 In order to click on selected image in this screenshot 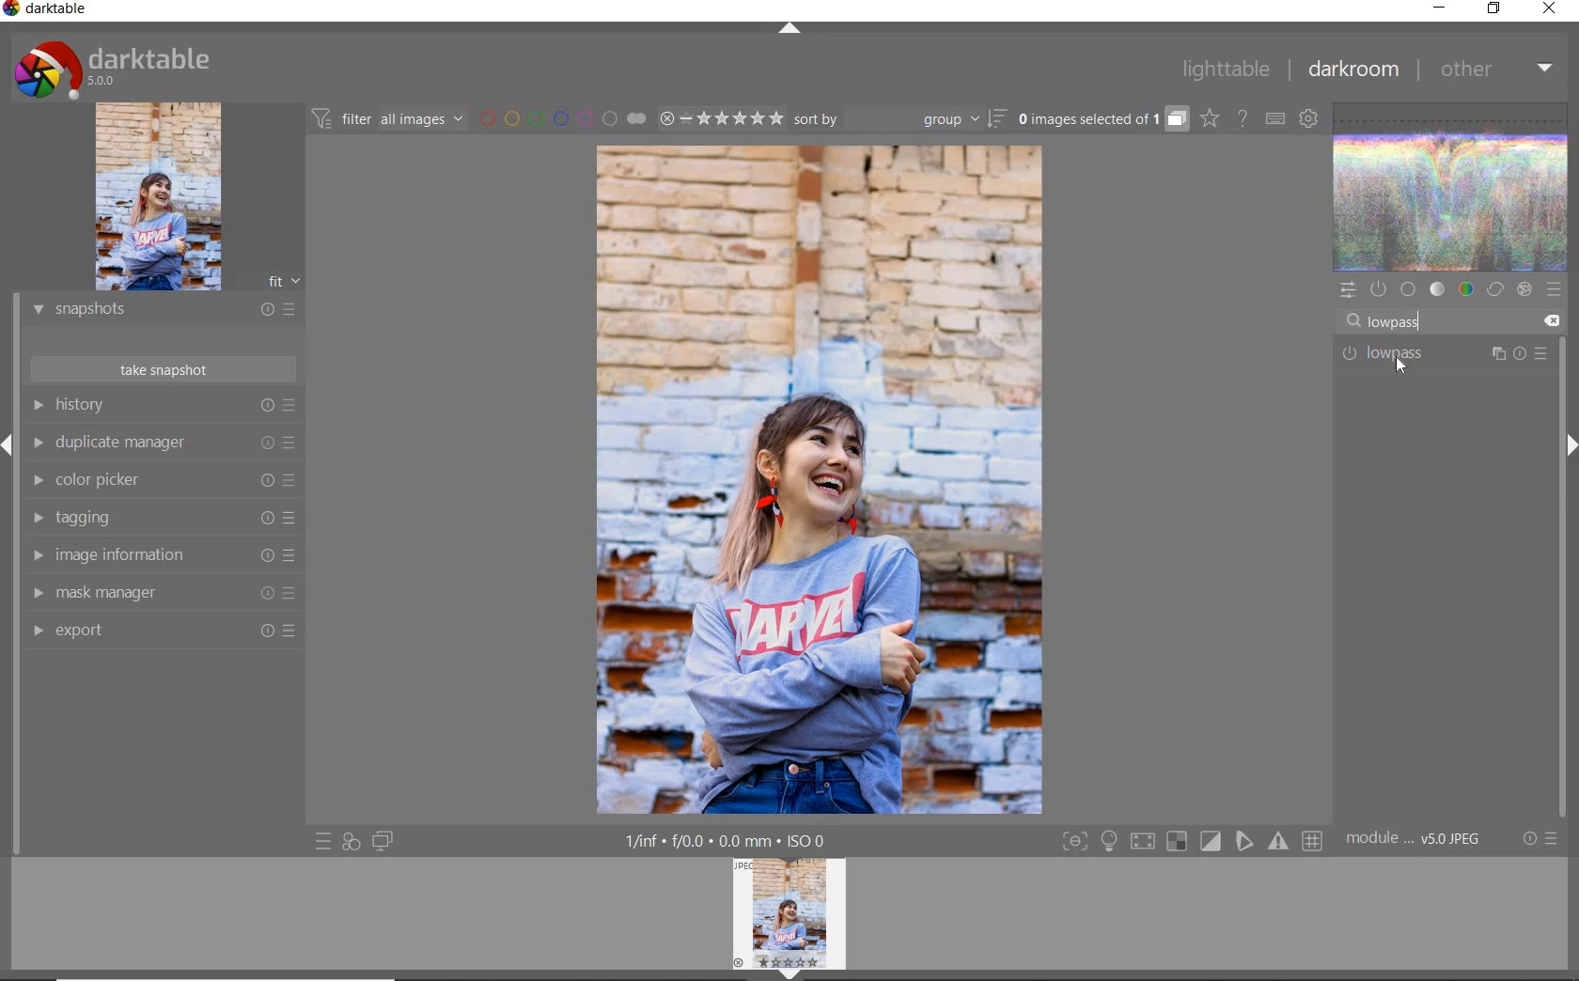, I will do `click(821, 483)`.